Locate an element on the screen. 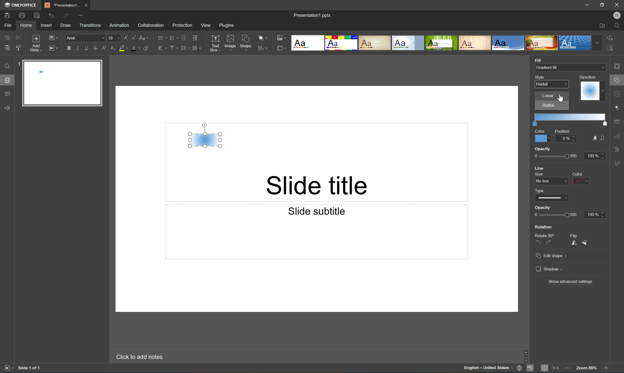 Image resolution: width=624 pixels, height=373 pixels. line size dropdown is located at coordinates (552, 181).